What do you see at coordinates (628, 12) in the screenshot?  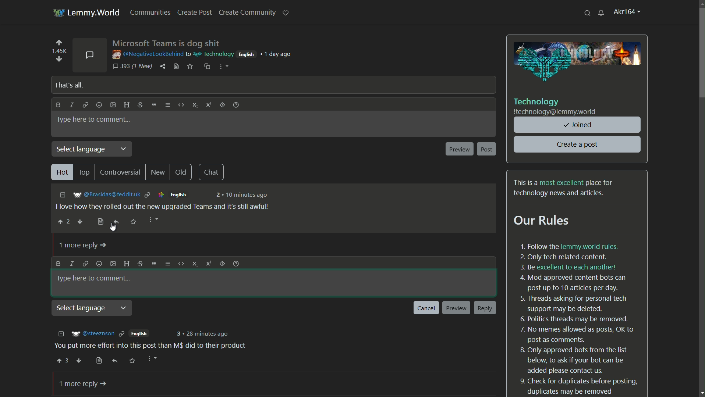 I see `profile name` at bounding box center [628, 12].